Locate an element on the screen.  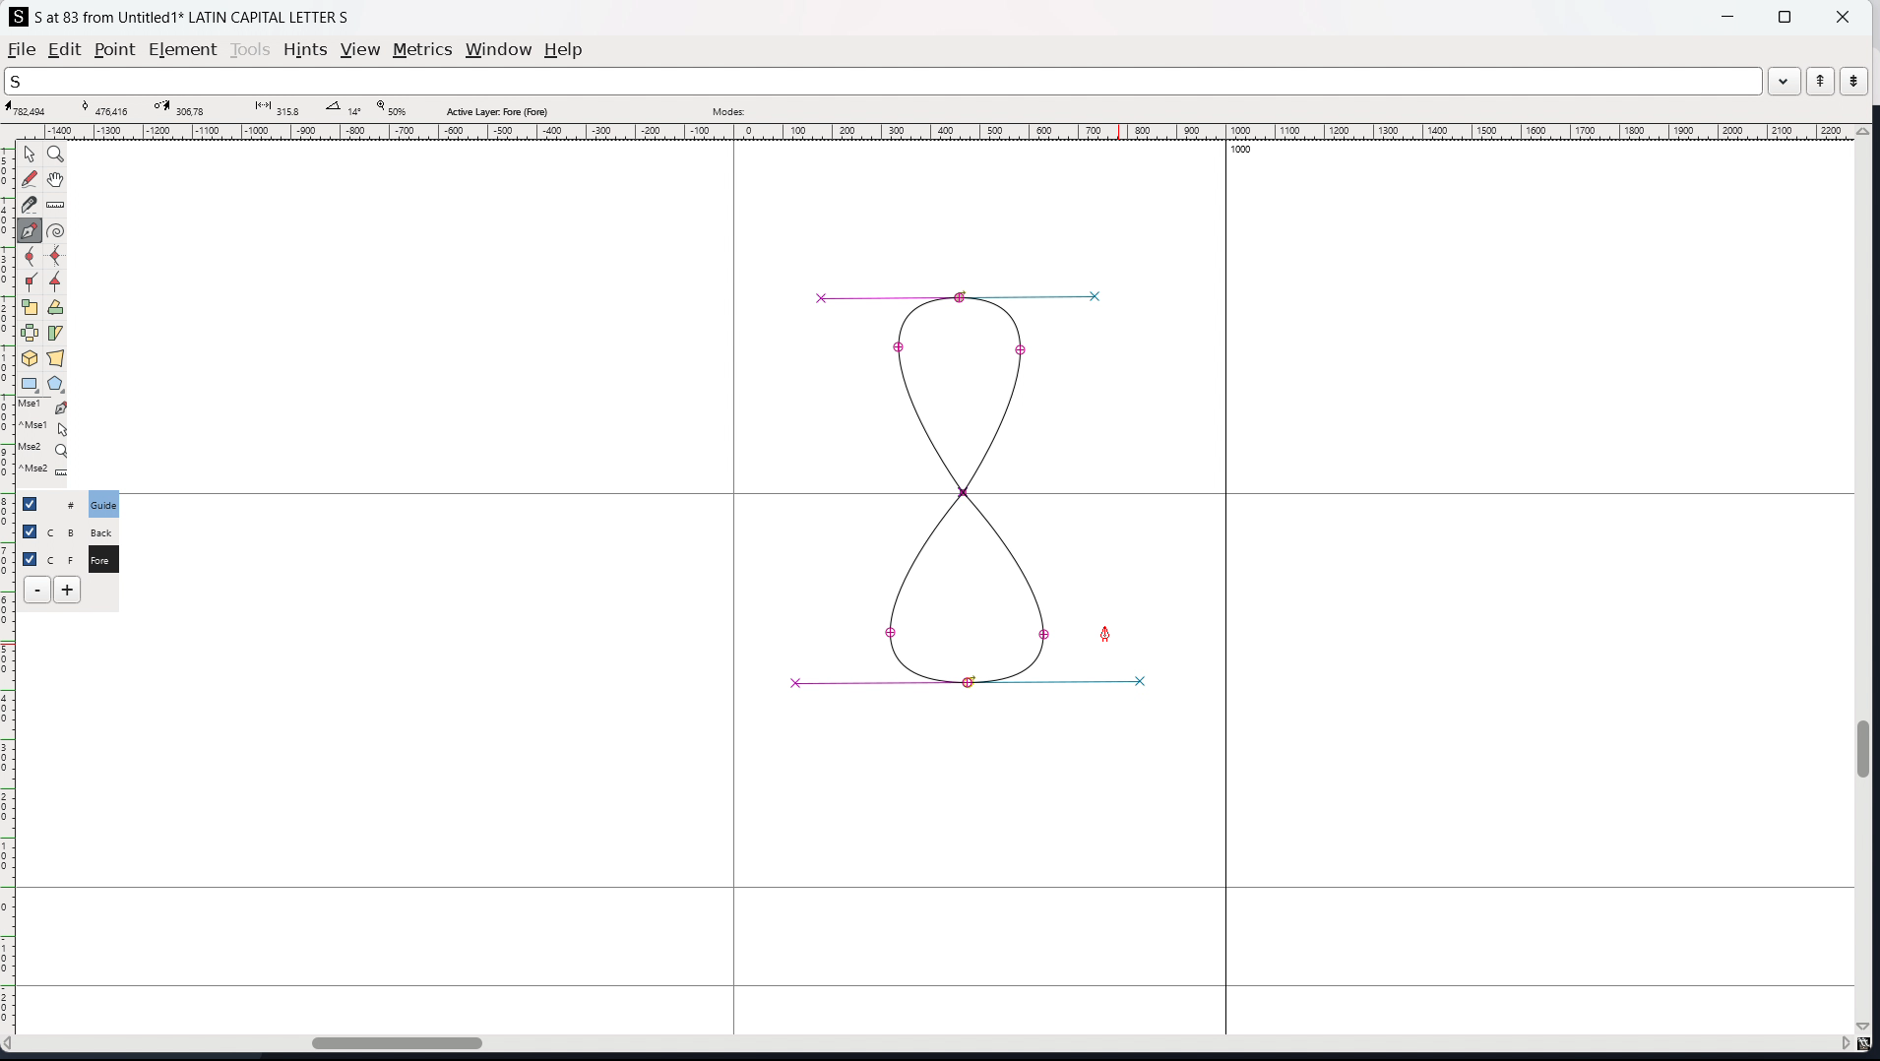
C F Fore is located at coordinates (102, 558).